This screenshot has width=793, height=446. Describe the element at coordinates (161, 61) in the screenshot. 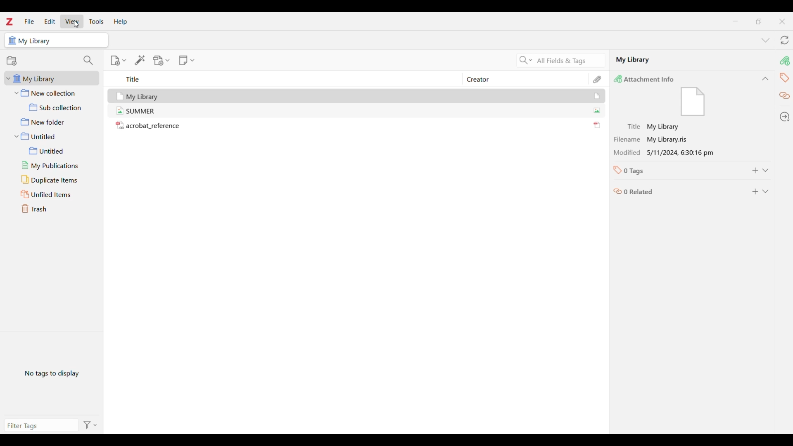

I see `Add attachment options` at that location.